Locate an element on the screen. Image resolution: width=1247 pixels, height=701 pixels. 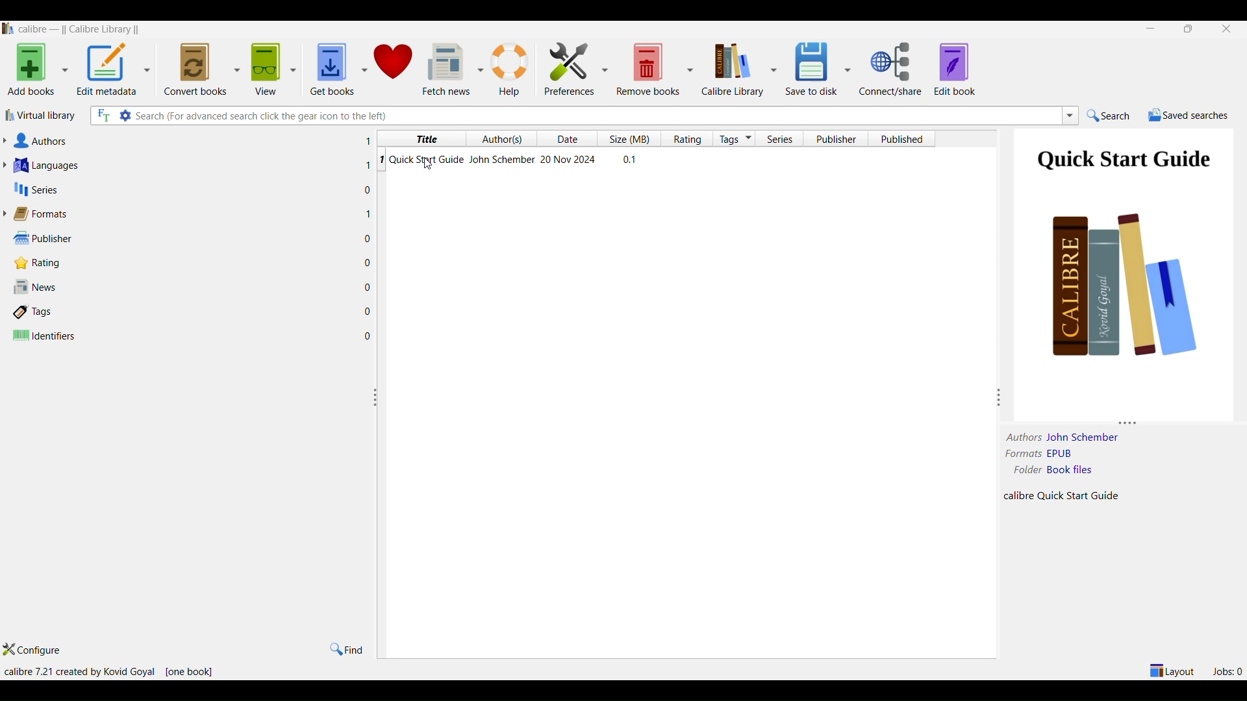
resize is located at coordinates (377, 397).